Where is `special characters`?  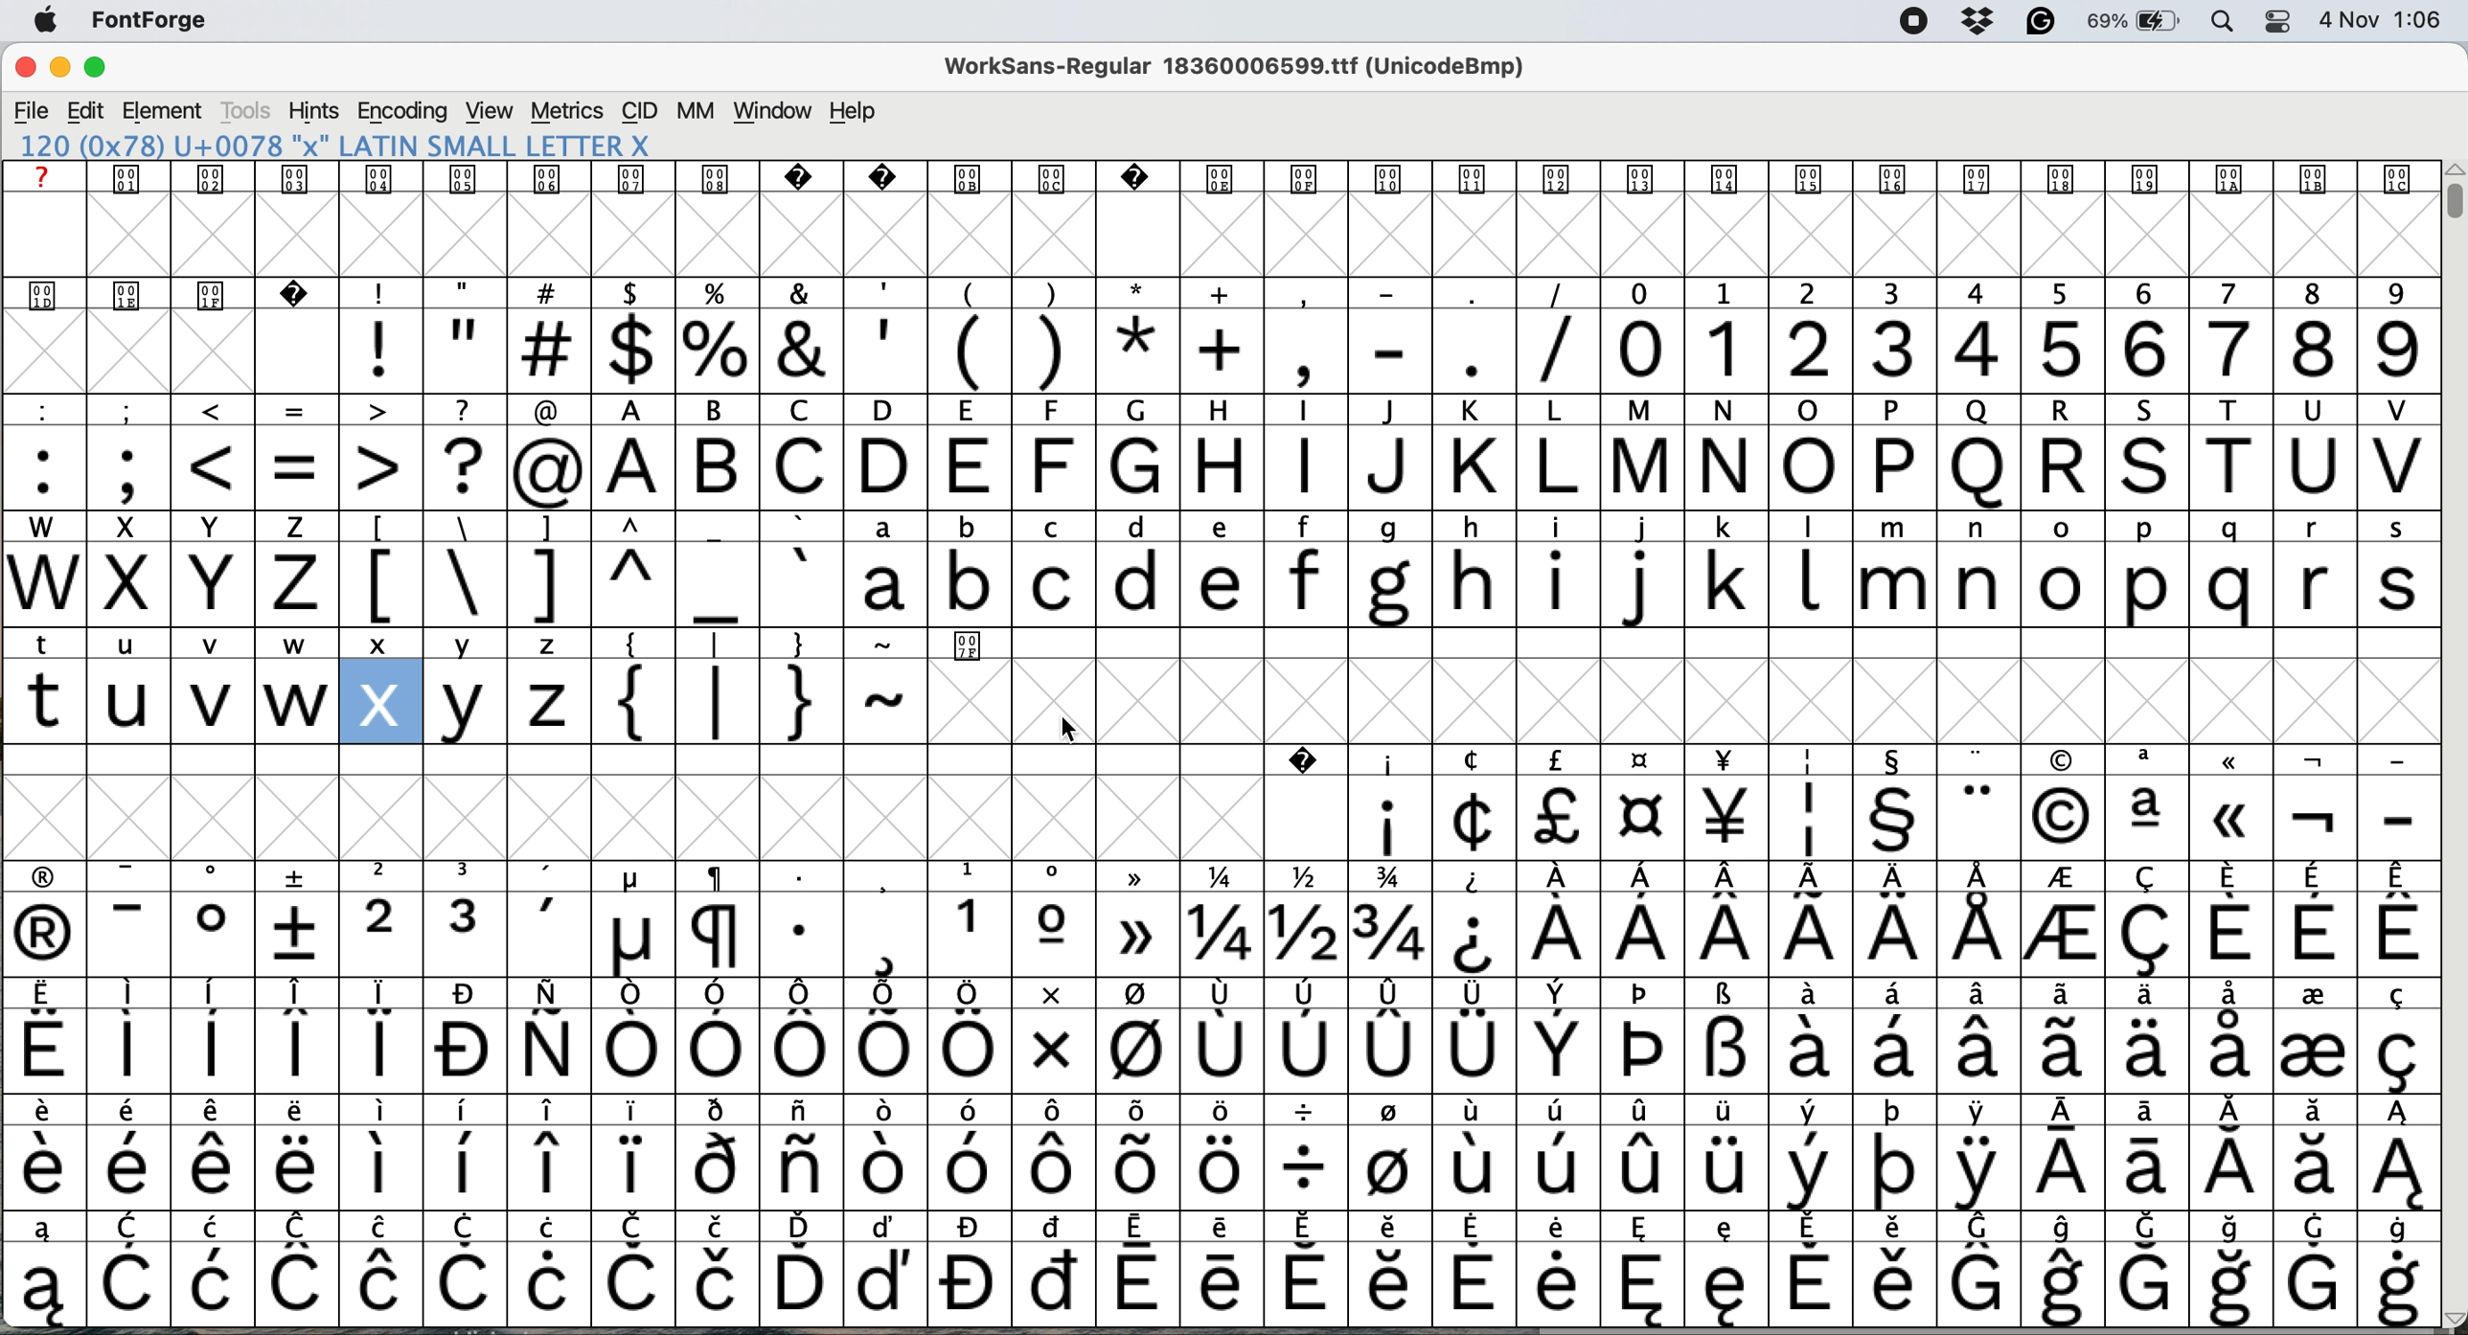 special characters is located at coordinates (296, 466).